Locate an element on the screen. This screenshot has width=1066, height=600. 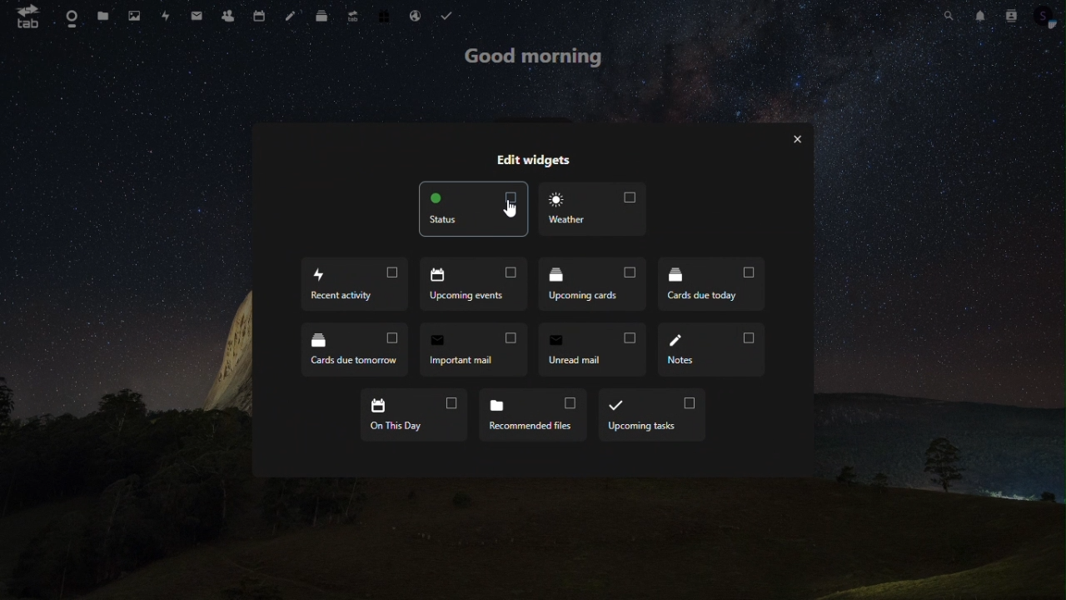
note is located at coordinates (291, 15).